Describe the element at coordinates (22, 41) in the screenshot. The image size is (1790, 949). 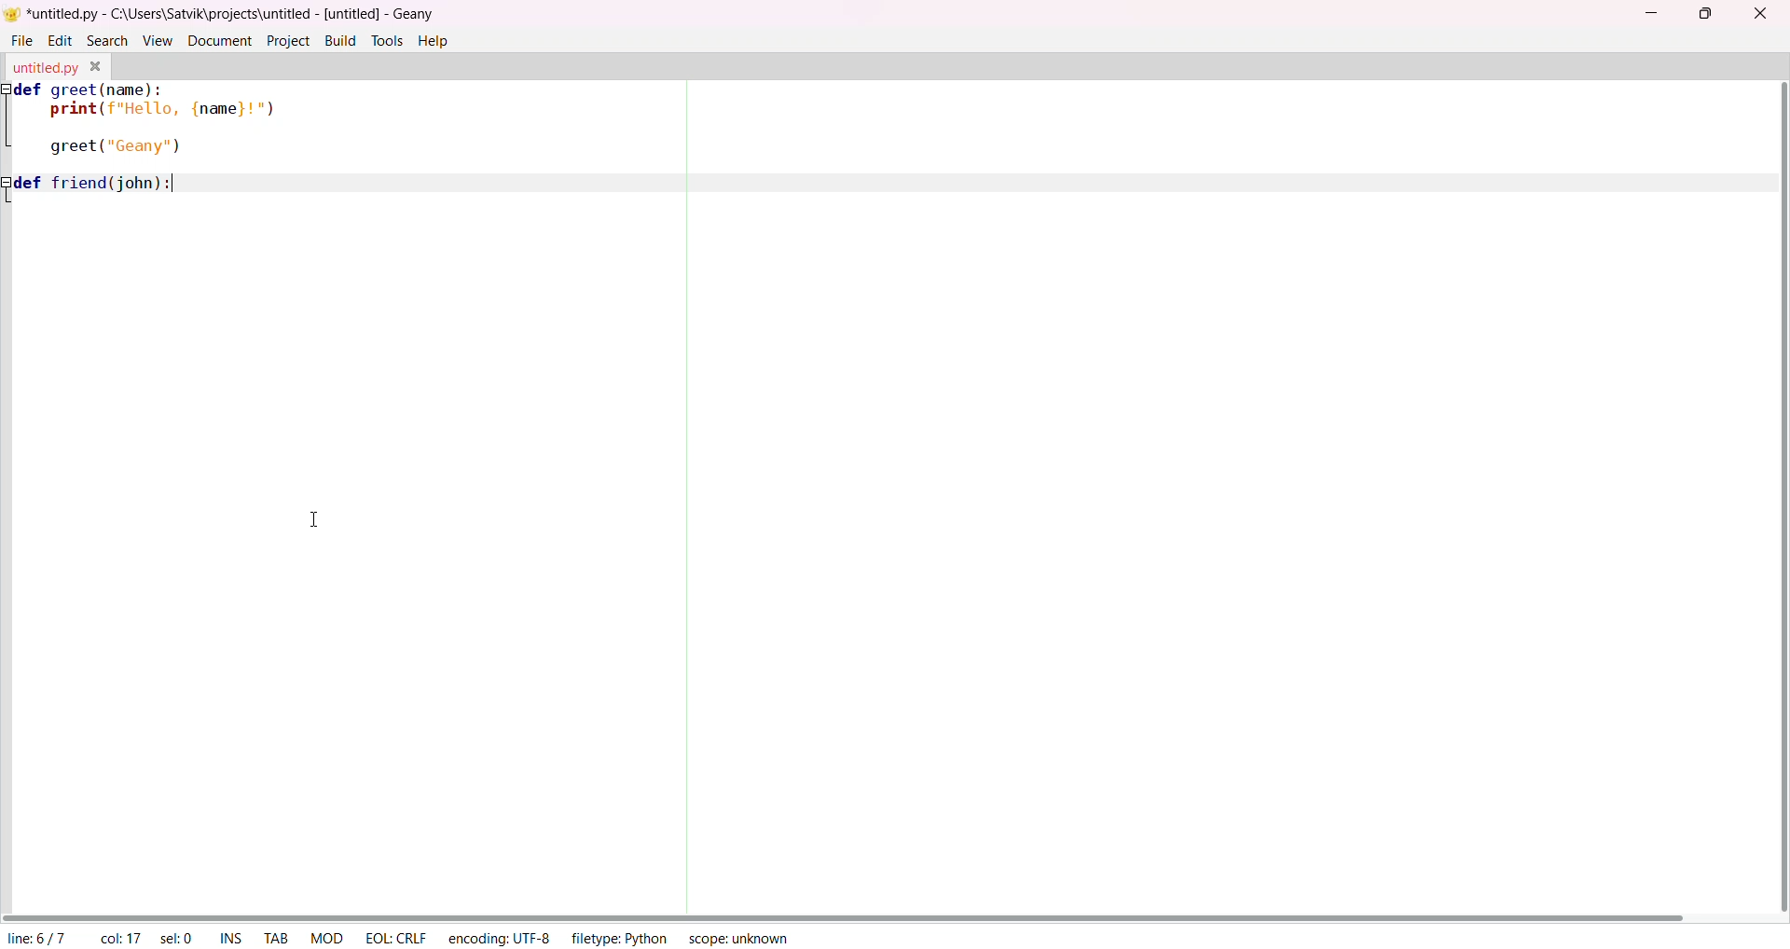
I see `file` at that location.